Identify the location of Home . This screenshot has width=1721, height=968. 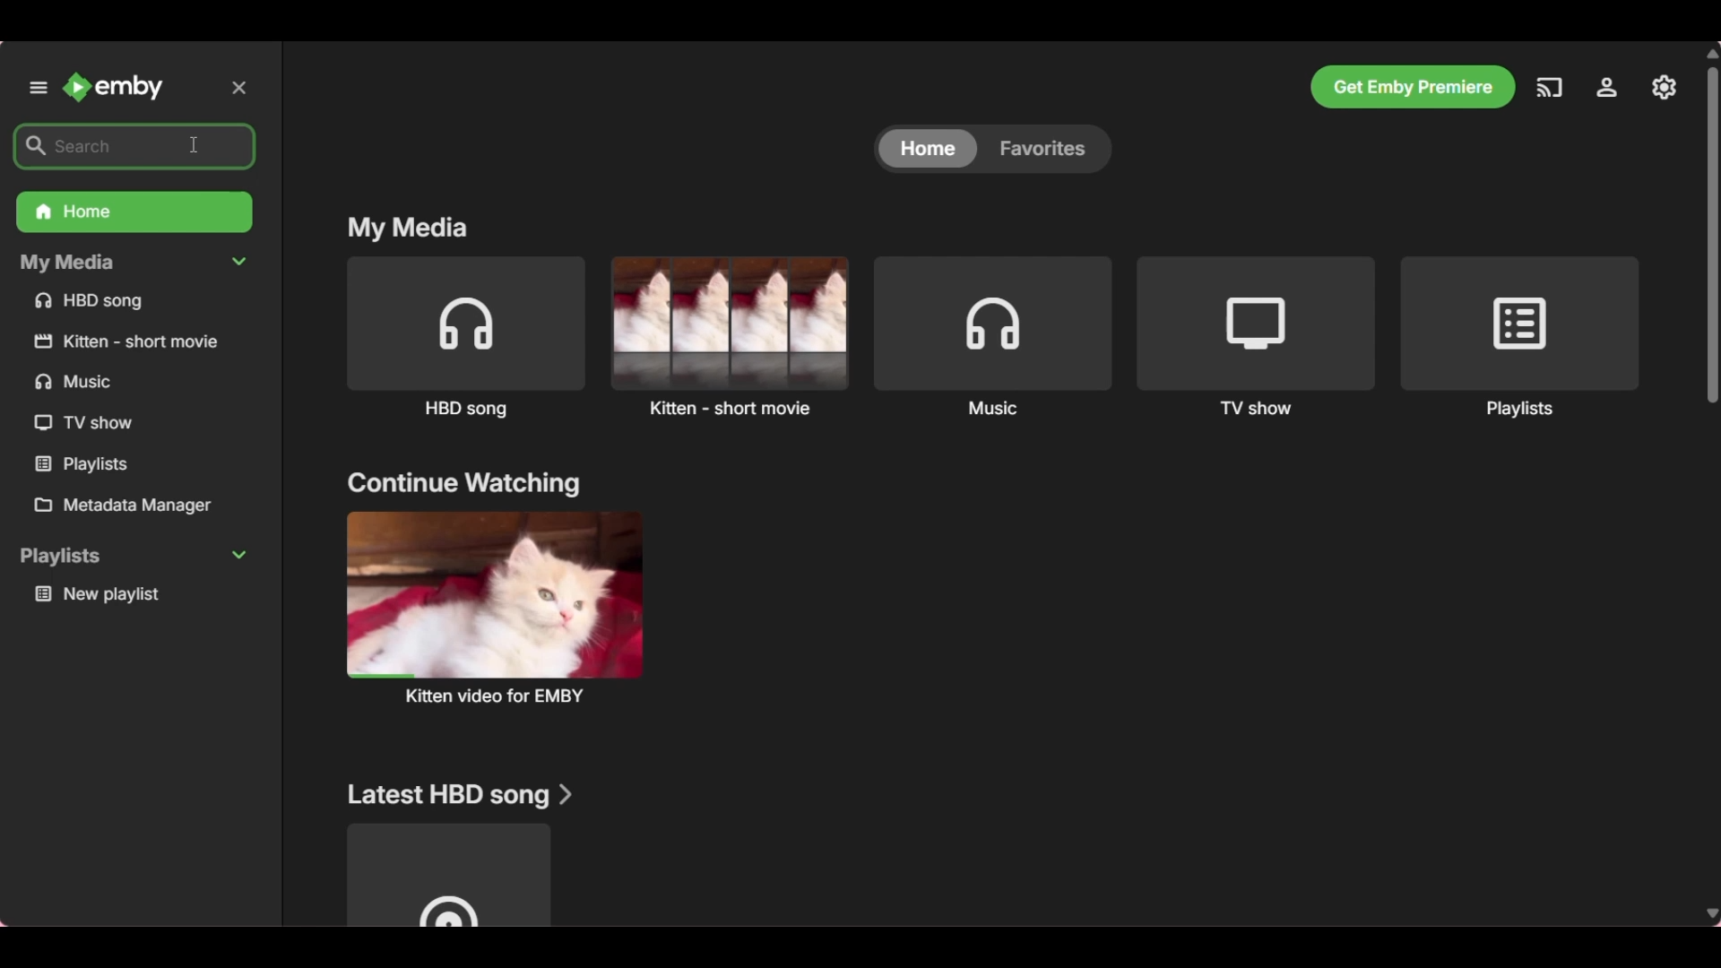
(133, 213).